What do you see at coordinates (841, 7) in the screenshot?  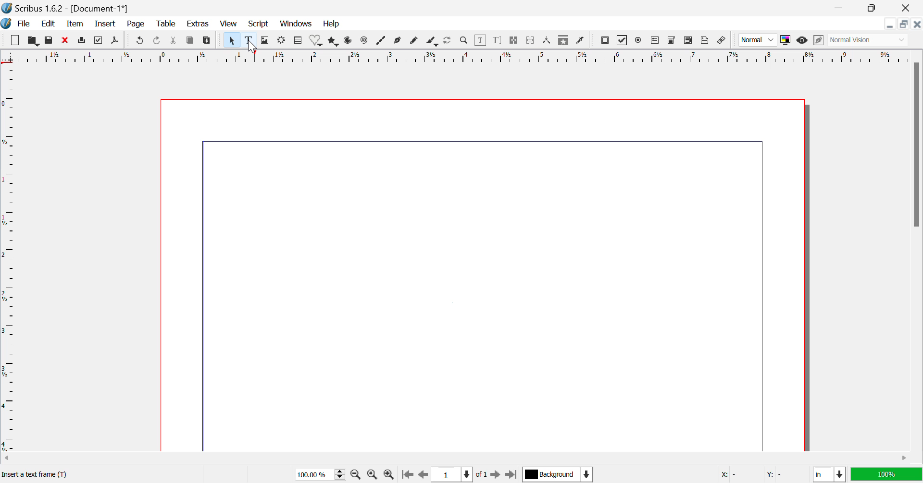 I see `Restore Down` at bounding box center [841, 7].